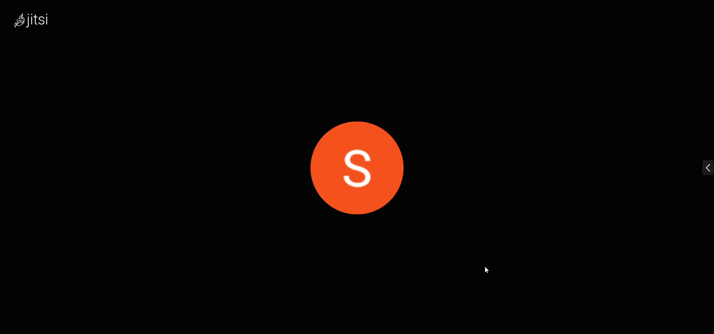 This screenshot has width=714, height=334. What do you see at coordinates (485, 270) in the screenshot?
I see `cursor` at bounding box center [485, 270].